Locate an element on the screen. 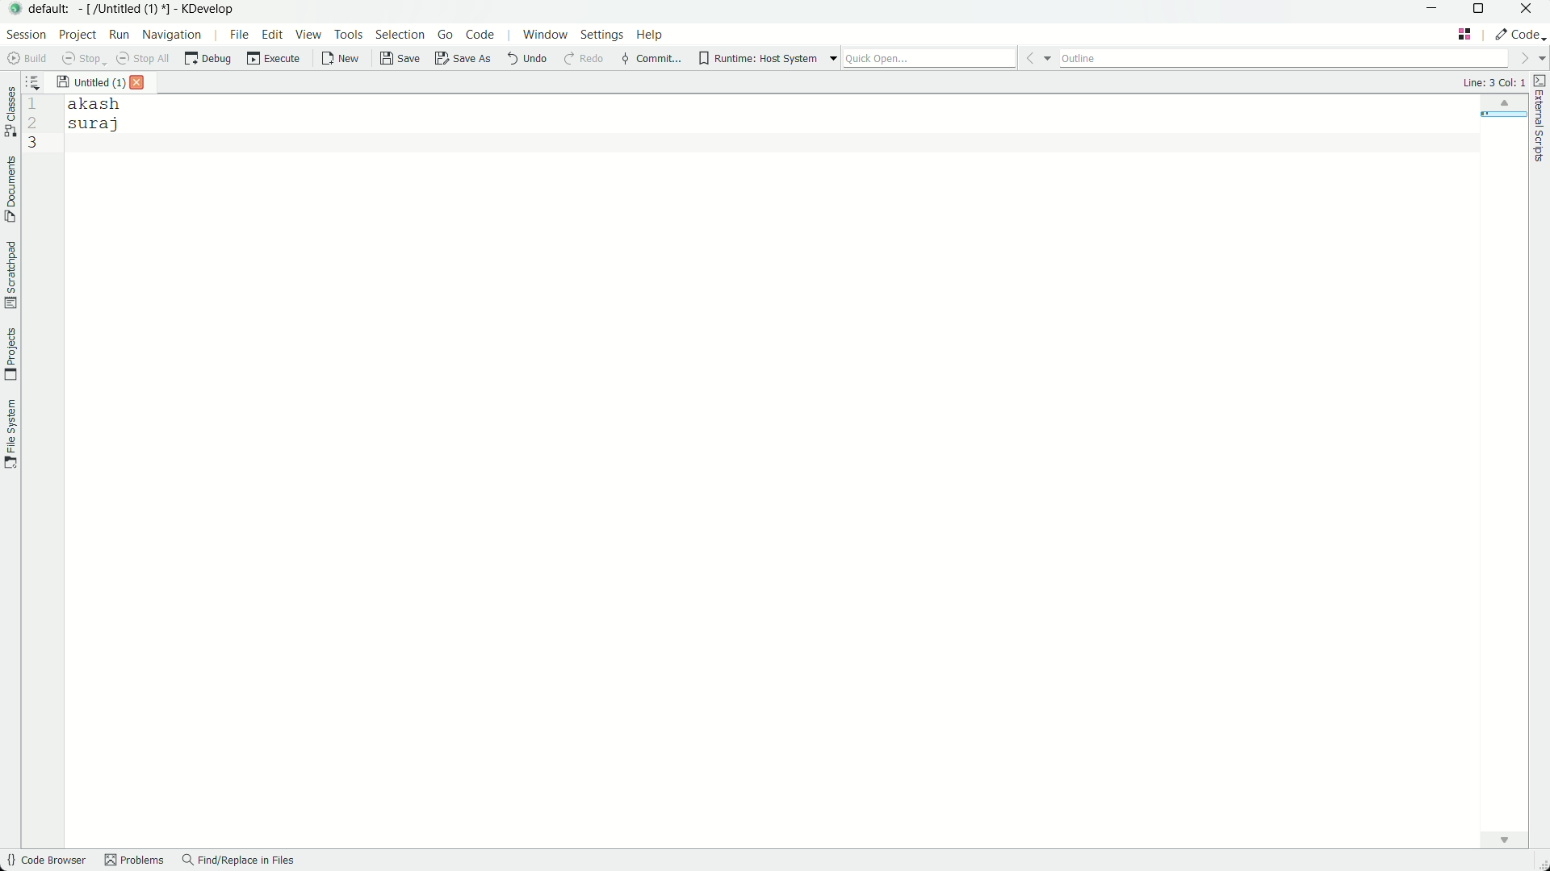 This screenshot has width=1550, height=871. tools menu is located at coordinates (350, 36).